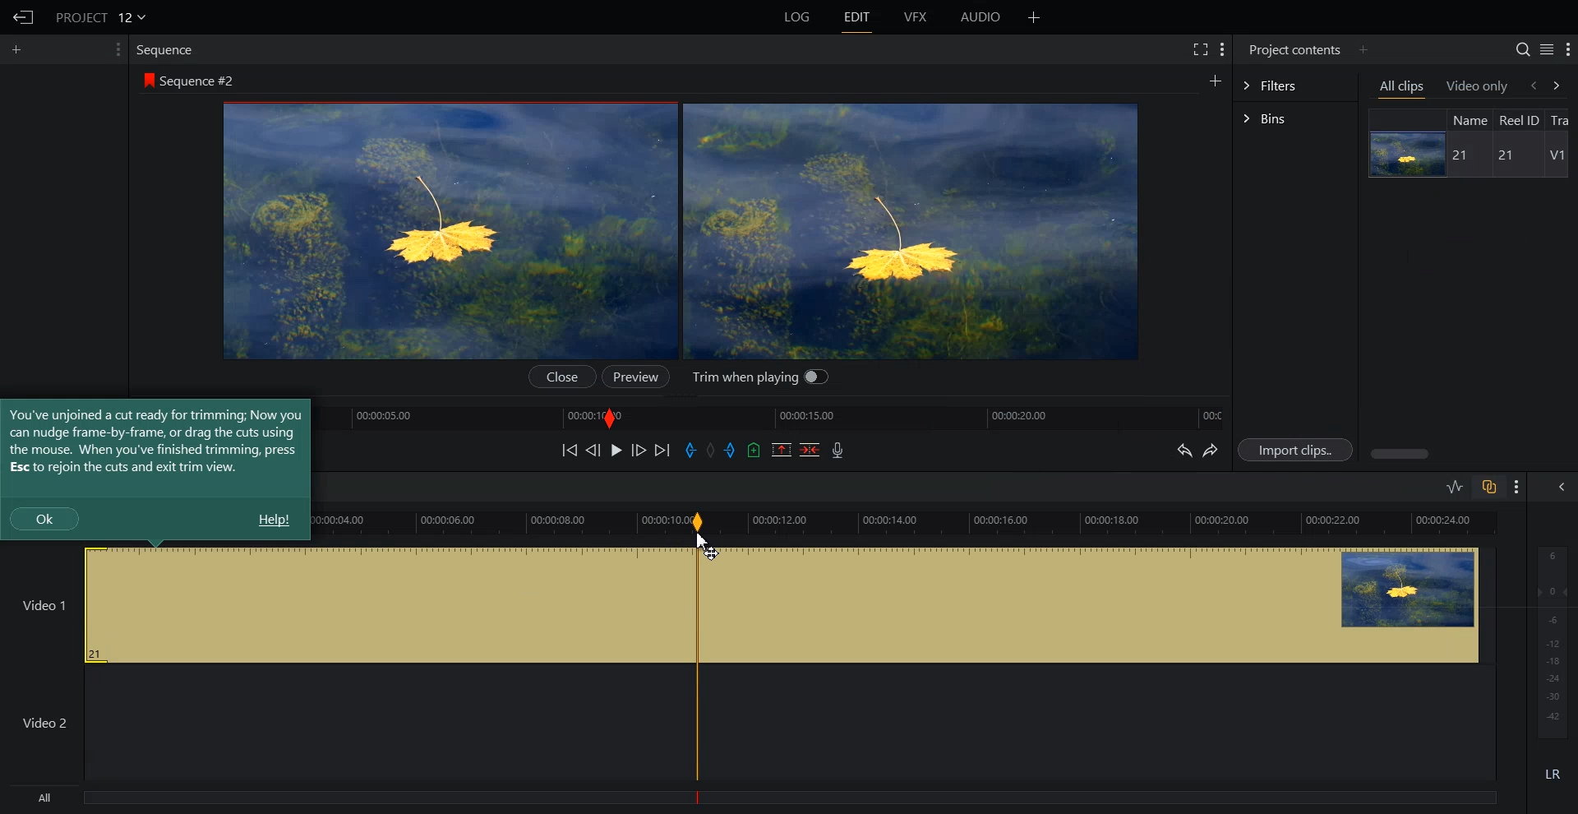 The height and width of the screenshot is (814, 1578). What do you see at coordinates (336, 723) in the screenshot?
I see `Video 2` at bounding box center [336, 723].